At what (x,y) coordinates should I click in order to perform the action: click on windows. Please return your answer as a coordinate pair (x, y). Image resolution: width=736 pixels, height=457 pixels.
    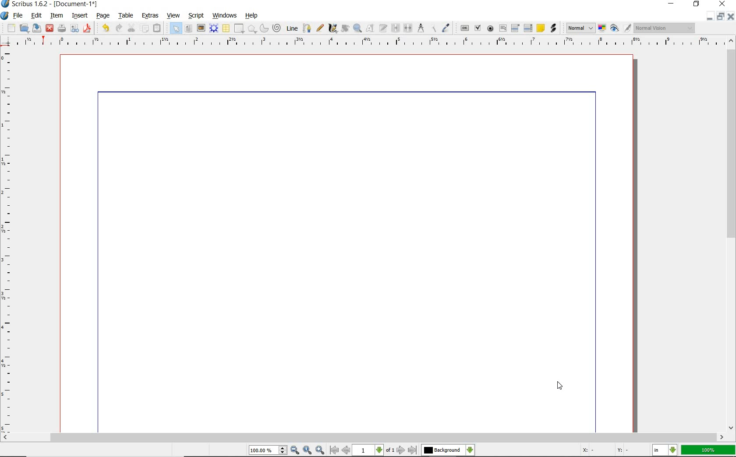
    Looking at the image, I should click on (225, 16).